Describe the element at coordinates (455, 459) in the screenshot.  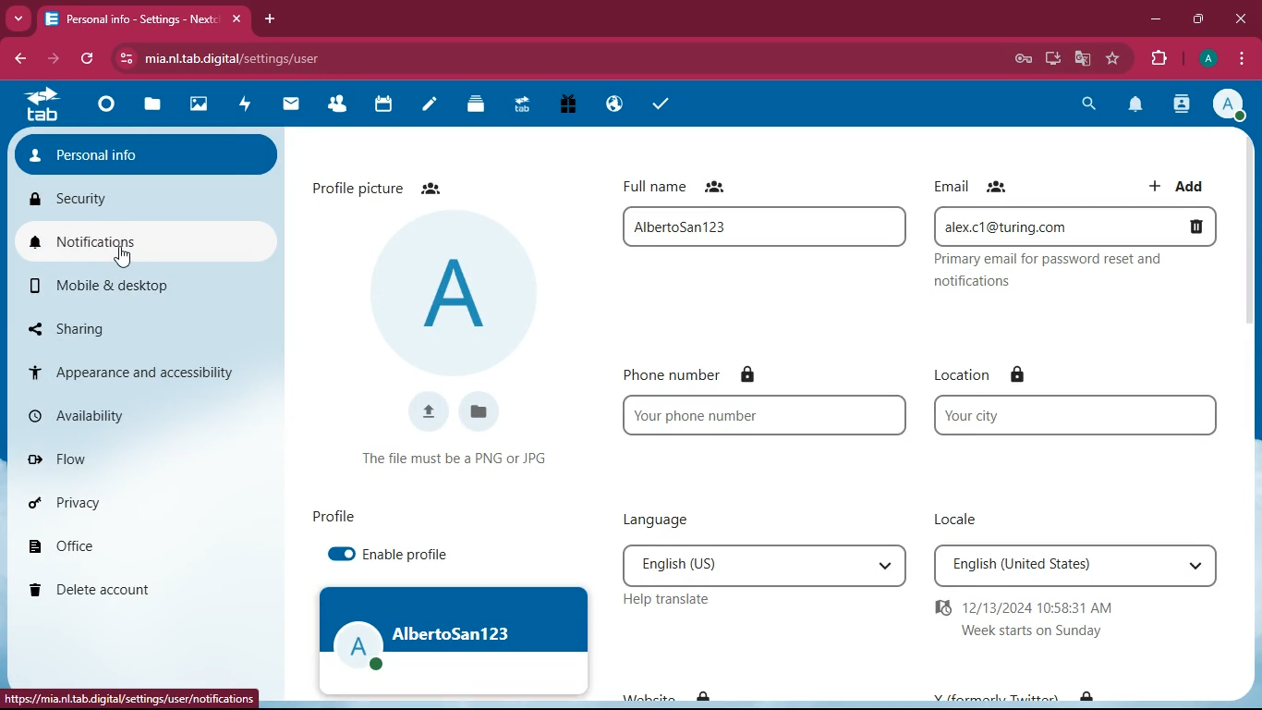
I see `The file must be a PNG or JPG` at that location.